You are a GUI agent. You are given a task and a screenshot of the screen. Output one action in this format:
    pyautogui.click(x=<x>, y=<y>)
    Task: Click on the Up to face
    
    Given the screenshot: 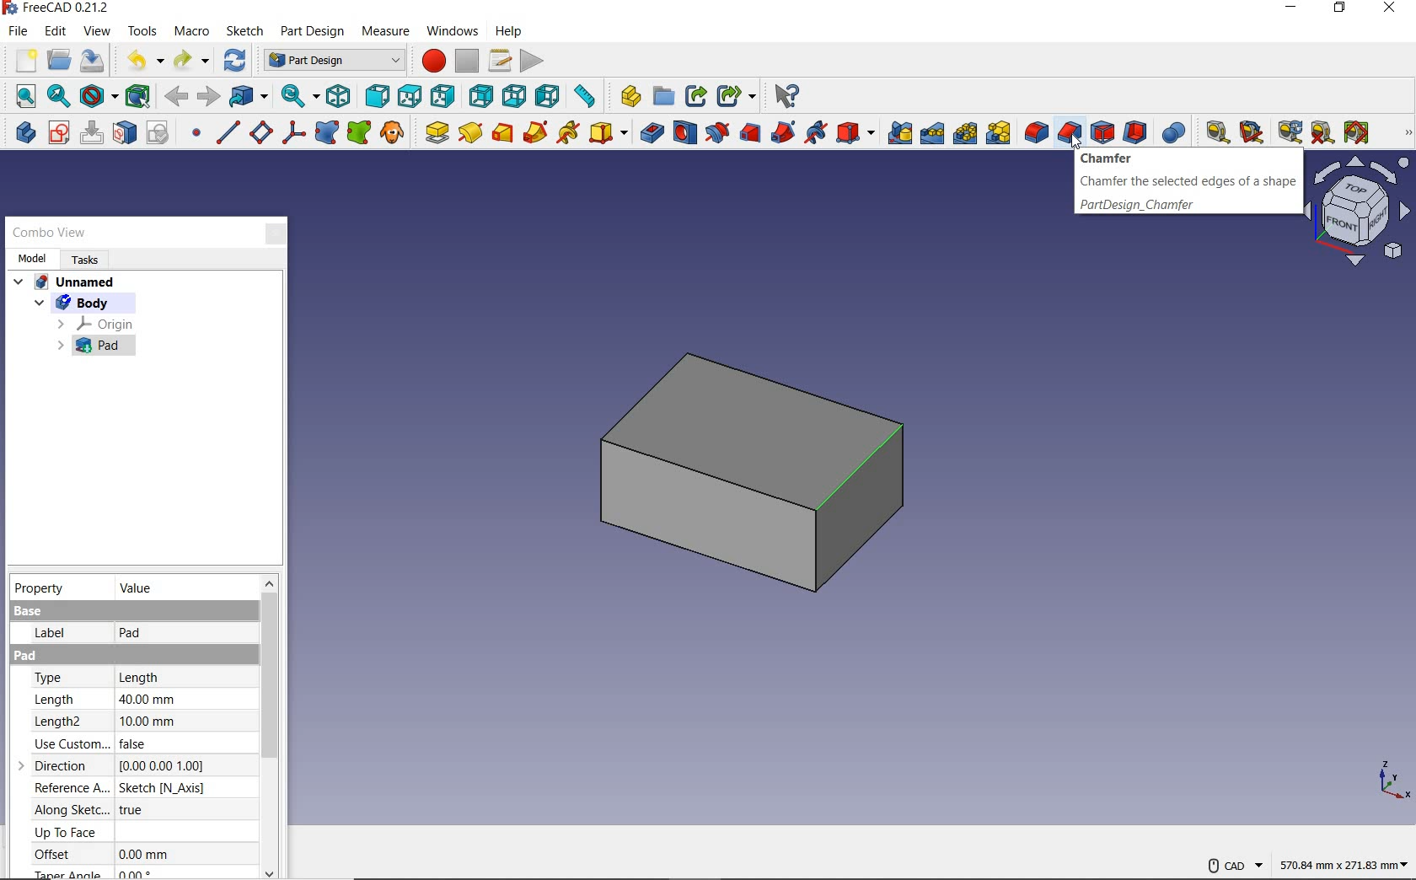 What is the action you would take?
    pyautogui.click(x=66, y=832)
    